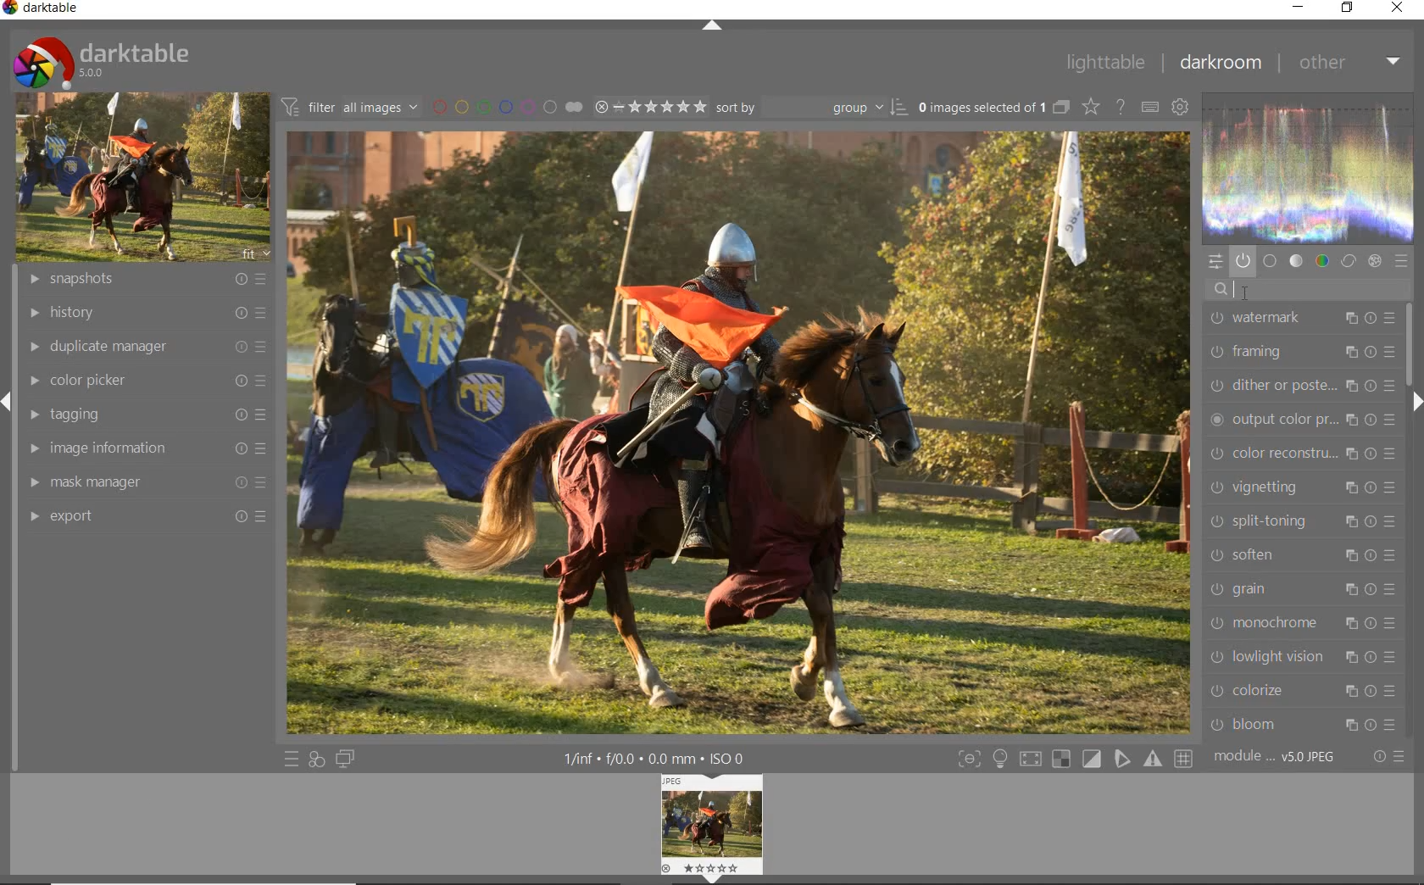 The height and width of the screenshot is (885, 1424). What do you see at coordinates (740, 431) in the screenshot?
I see `selected image` at bounding box center [740, 431].